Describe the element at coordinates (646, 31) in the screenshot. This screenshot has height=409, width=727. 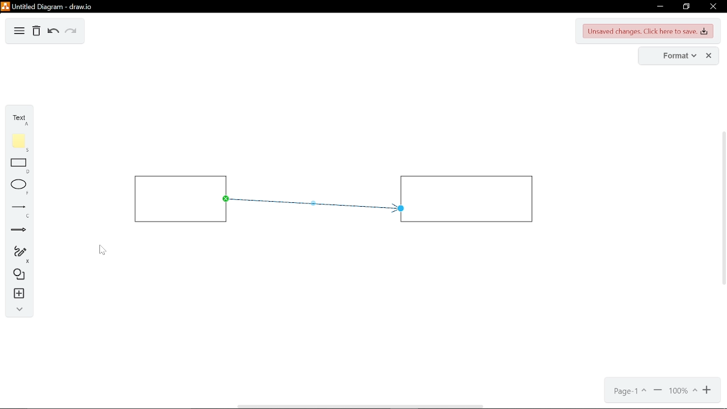
I see `unsaved changes. CLick here to save` at that location.